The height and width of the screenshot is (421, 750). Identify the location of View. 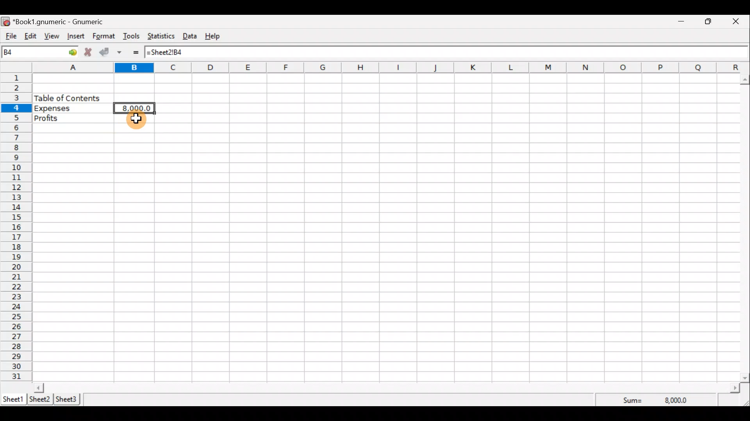
(54, 36).